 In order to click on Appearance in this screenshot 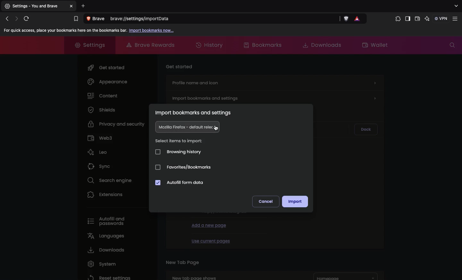, I will do `click(107, 82)`.